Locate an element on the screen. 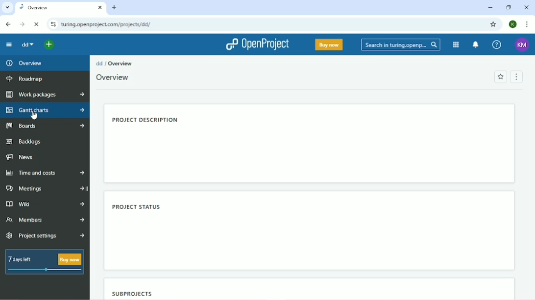  Site is located at coordinates (109, 25).